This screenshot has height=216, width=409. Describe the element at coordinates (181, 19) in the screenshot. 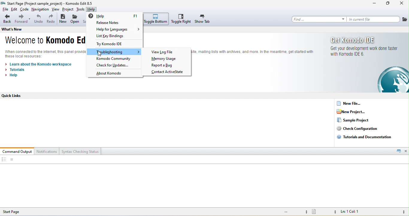

I see `toggle right` at that location.